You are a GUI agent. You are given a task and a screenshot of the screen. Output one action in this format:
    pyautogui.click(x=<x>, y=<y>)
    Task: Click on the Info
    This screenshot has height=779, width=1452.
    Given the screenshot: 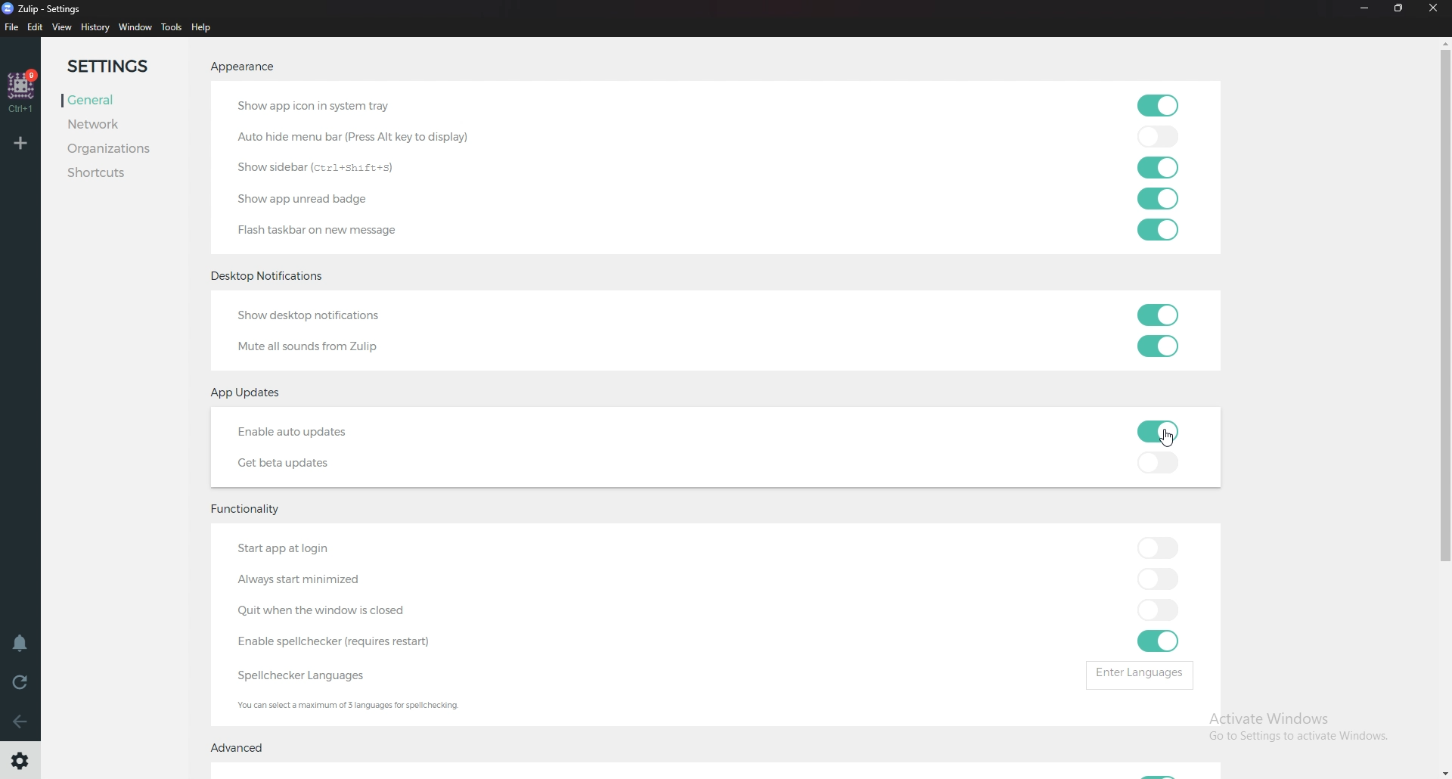 What is the action you would take?
    pyautogui.click(x=369, y=706)
    